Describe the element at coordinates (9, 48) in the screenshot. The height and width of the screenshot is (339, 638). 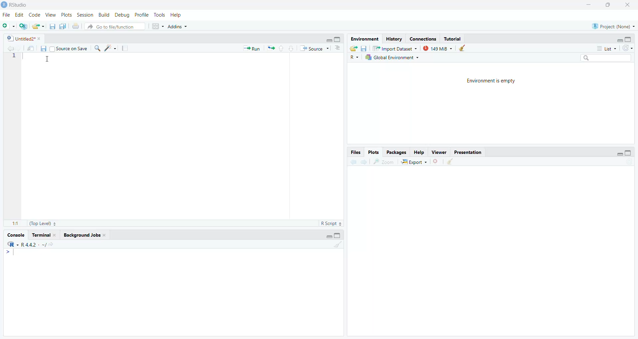
I see `Go back to the previous source location (Ctrl + F9)` at that location.